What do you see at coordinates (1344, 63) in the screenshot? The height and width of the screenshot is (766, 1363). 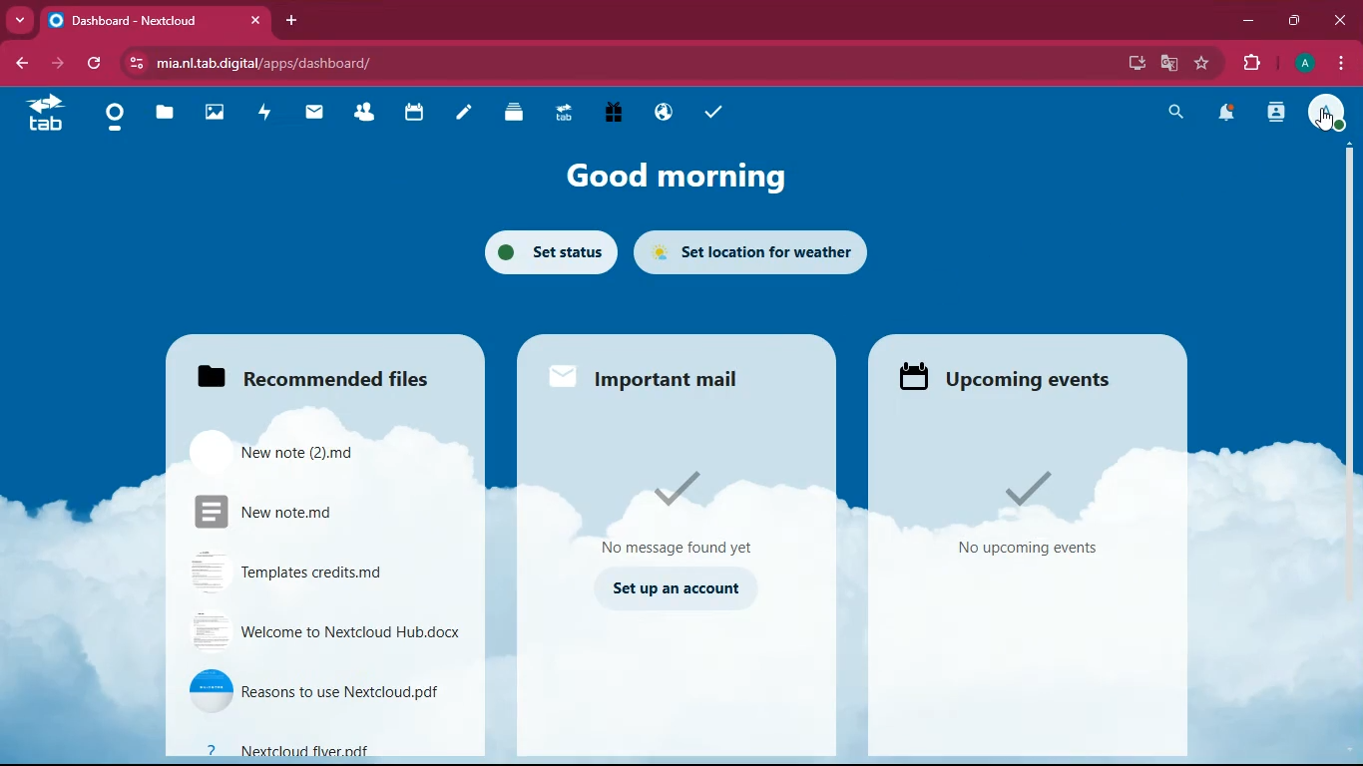 I see `menu` at bounding box center [1344, 63].